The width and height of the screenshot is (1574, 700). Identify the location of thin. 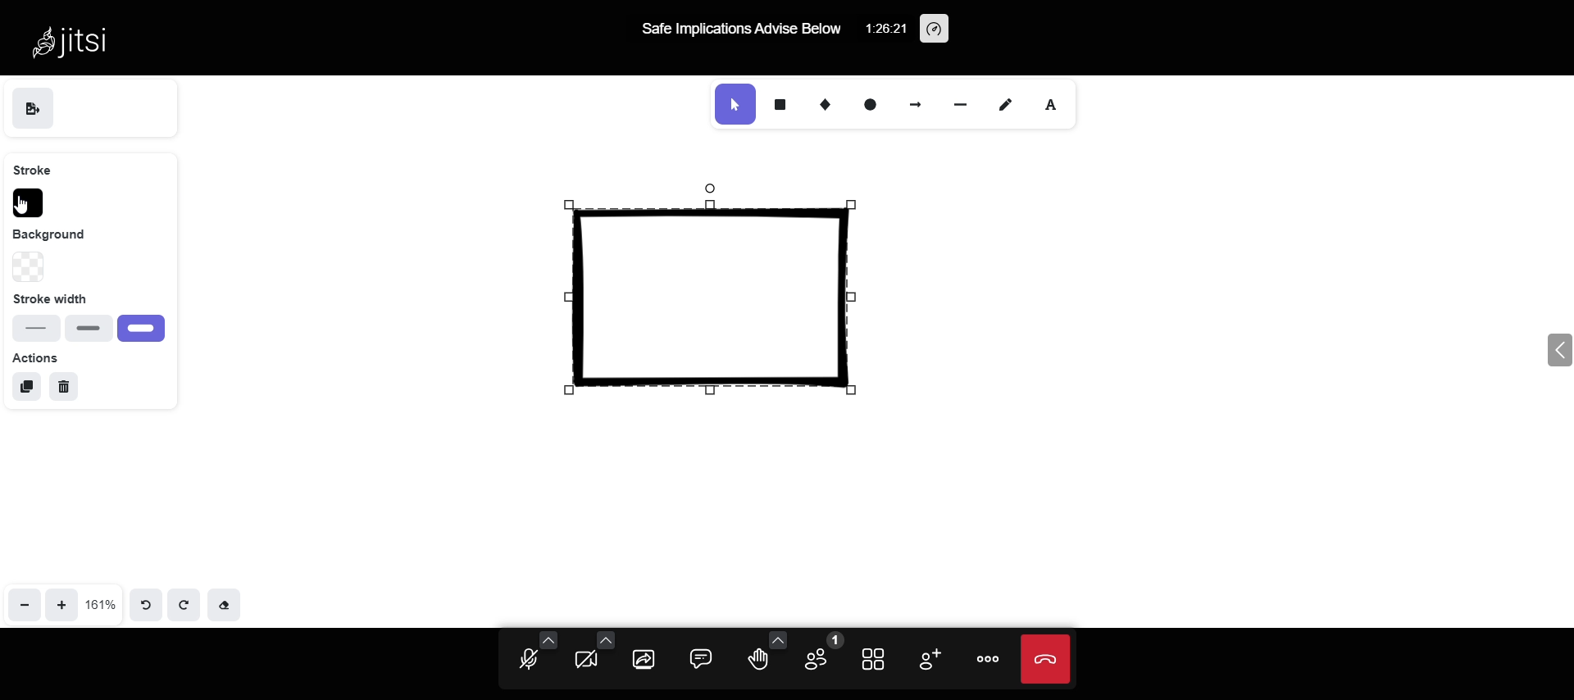
(36, 329).